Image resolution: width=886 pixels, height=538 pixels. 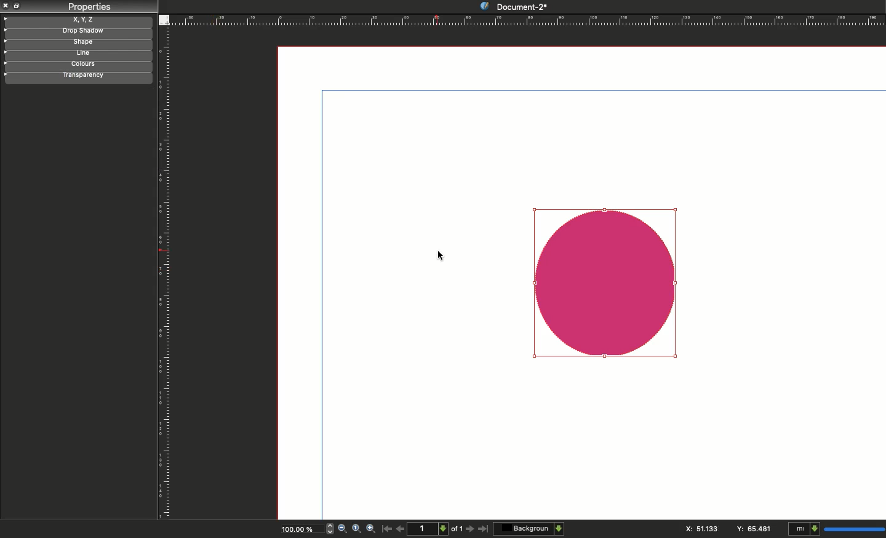 I want to click on cursor, so click(x=442, y=256).